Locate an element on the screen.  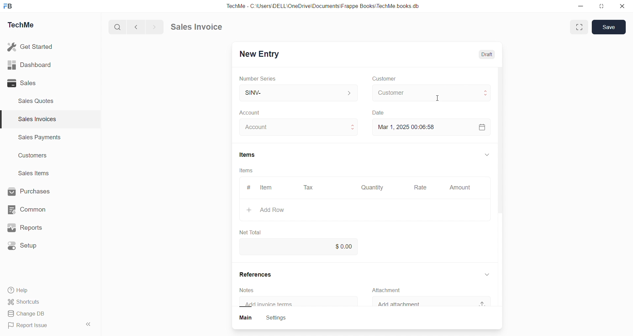
SINV- is located at coordinates (290, 92).